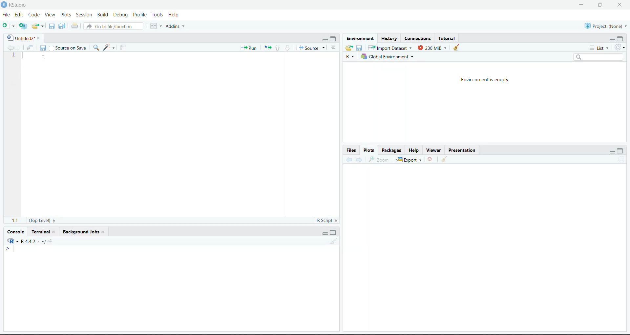  I want to click on options, so click(333, 48).